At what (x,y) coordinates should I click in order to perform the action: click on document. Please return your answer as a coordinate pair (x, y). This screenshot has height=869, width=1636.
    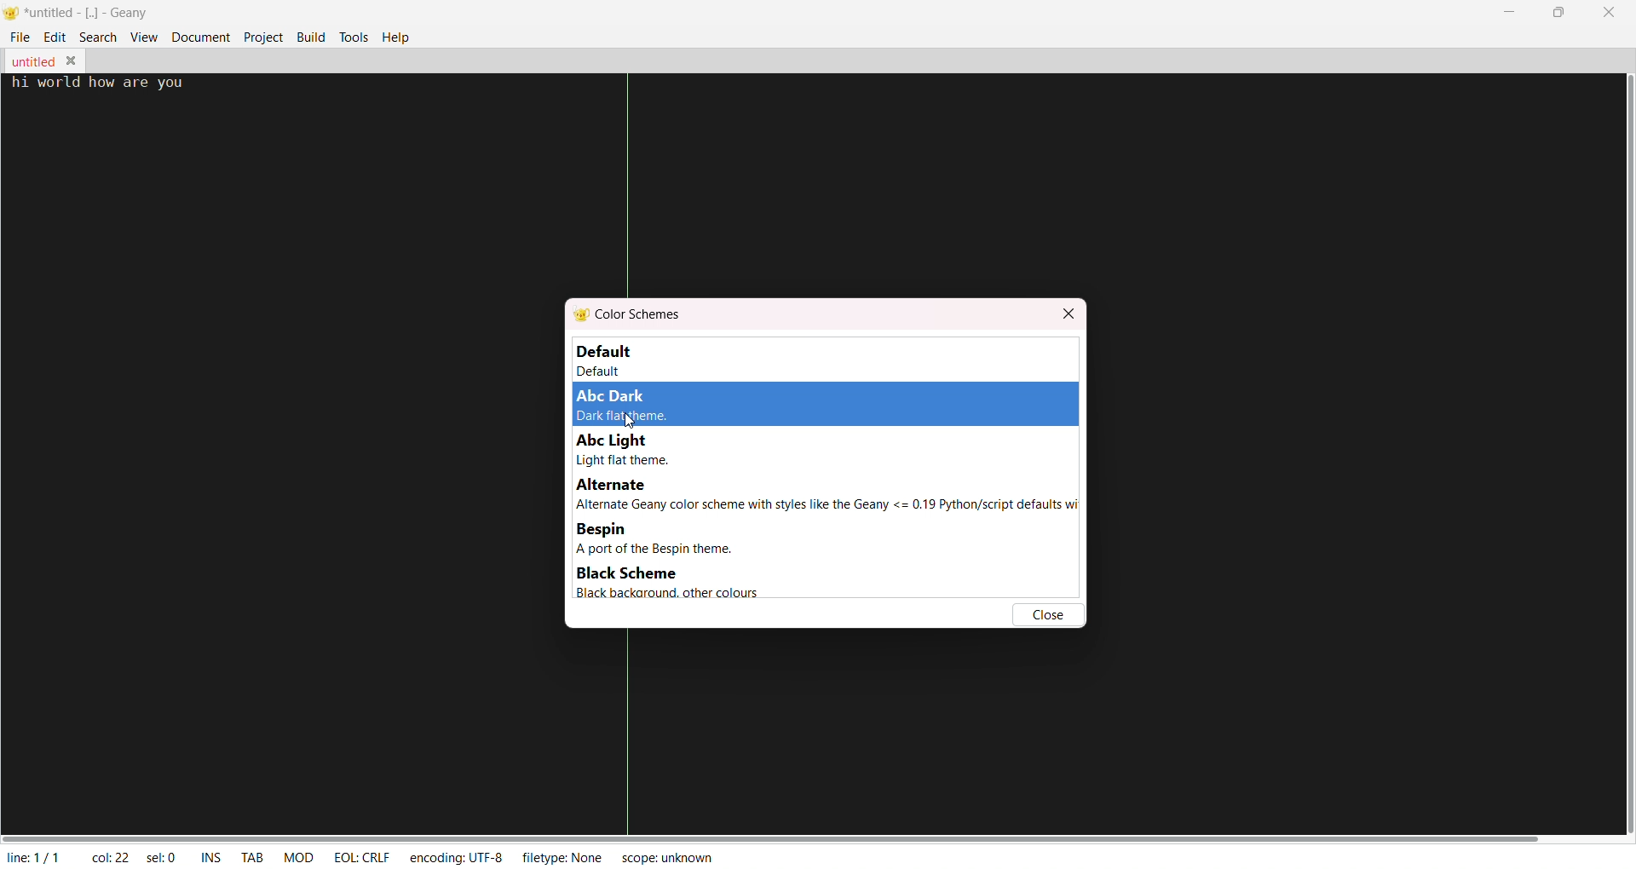
    Looking at the image, I should click on (200, 35).